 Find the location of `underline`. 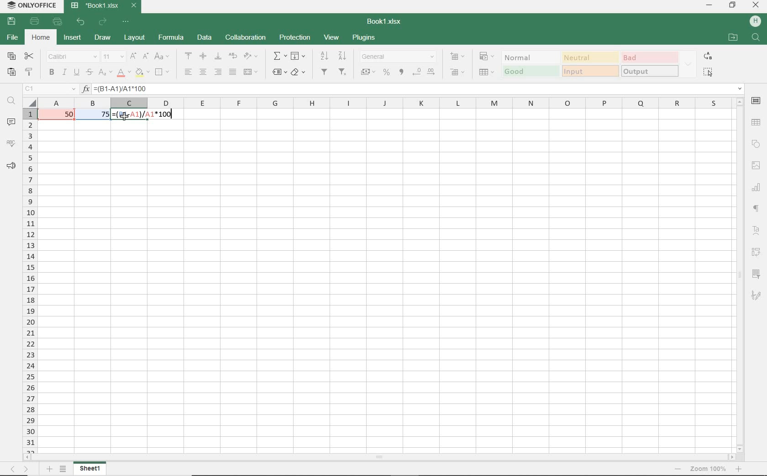

underline is located at coordinates (77, 73).